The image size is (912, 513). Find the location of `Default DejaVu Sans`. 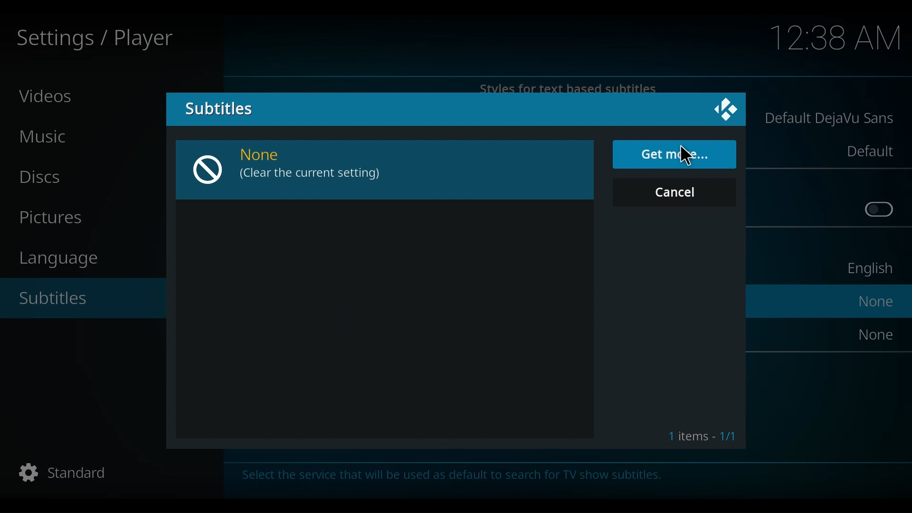

Default DejaVu Sans is located at coordinates (830, 120).